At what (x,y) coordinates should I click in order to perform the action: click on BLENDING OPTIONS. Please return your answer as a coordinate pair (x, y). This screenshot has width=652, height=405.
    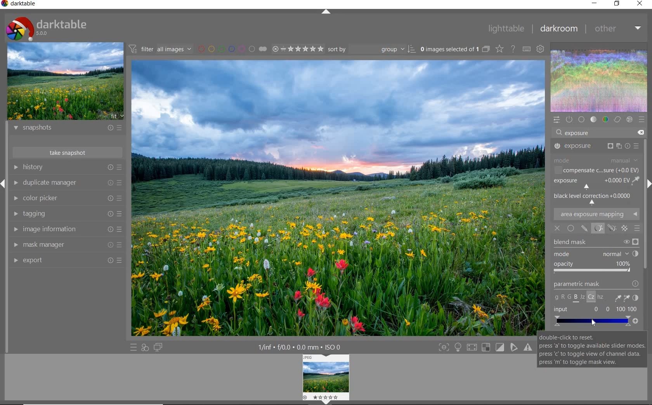
    Looking at the image, I should click on (637, 229).